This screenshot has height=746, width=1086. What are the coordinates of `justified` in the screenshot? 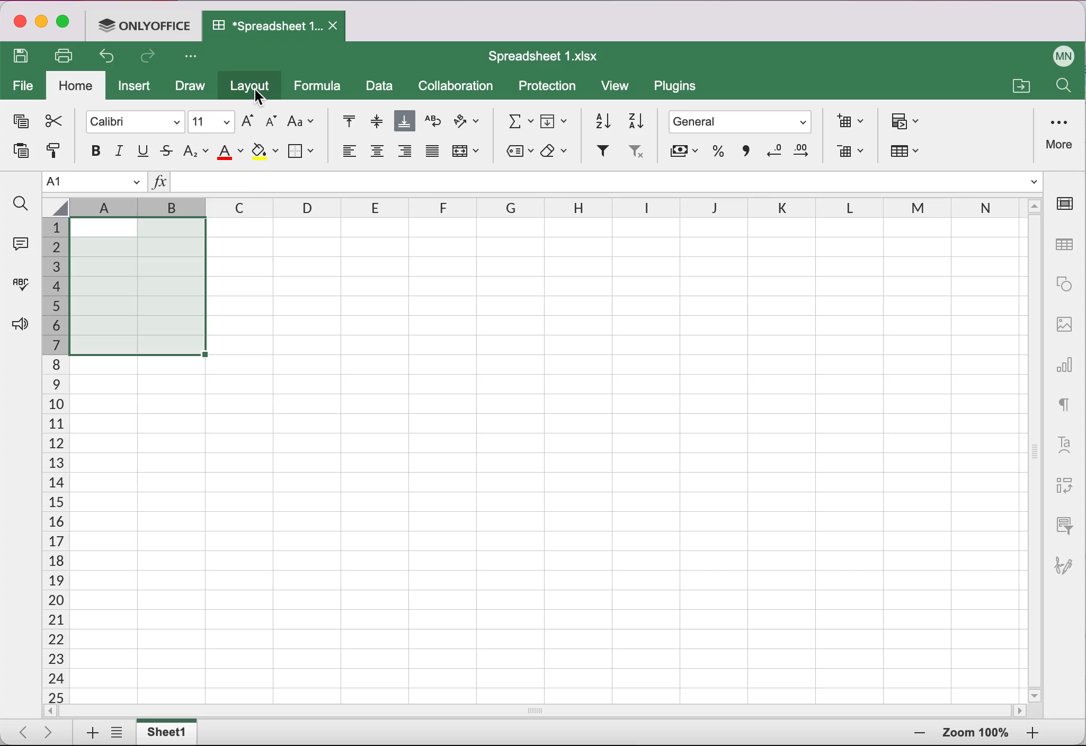 It's located at (431, 155).